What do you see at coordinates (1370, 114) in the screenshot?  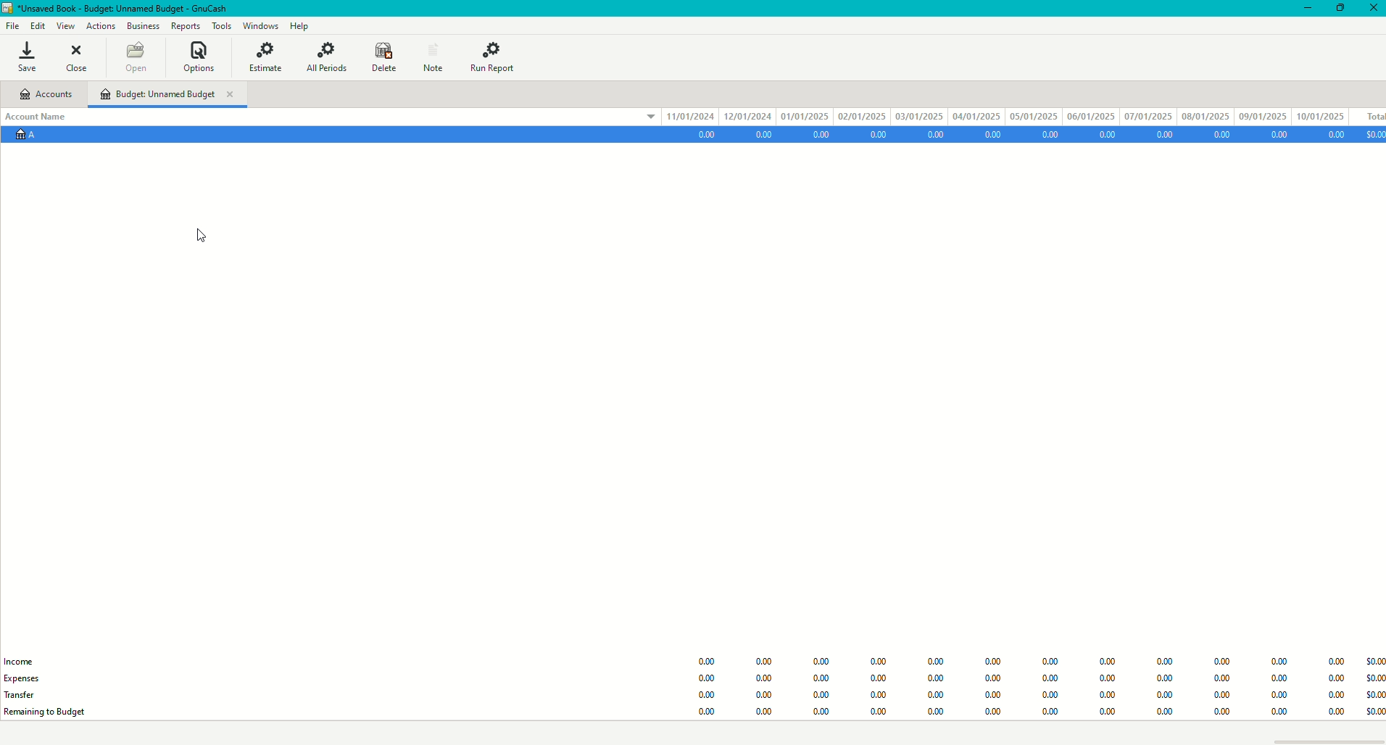 I see `total` at bounding box center [1370, 114].